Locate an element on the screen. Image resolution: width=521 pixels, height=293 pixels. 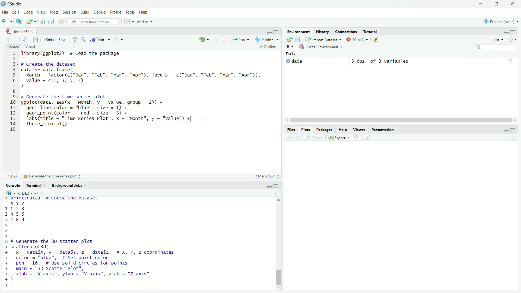
settings is located at coordinates (119, 41).